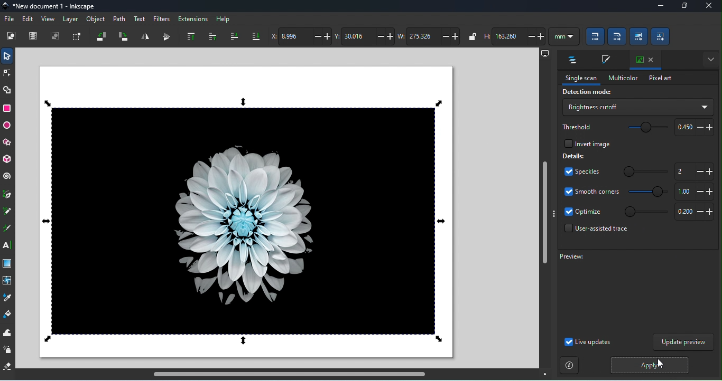 The width and height of the screenshot is (722, 381). What do you see at coordinates (631, 292) in the screenshot?
I see `Preview` at bounding box center [631, 292].